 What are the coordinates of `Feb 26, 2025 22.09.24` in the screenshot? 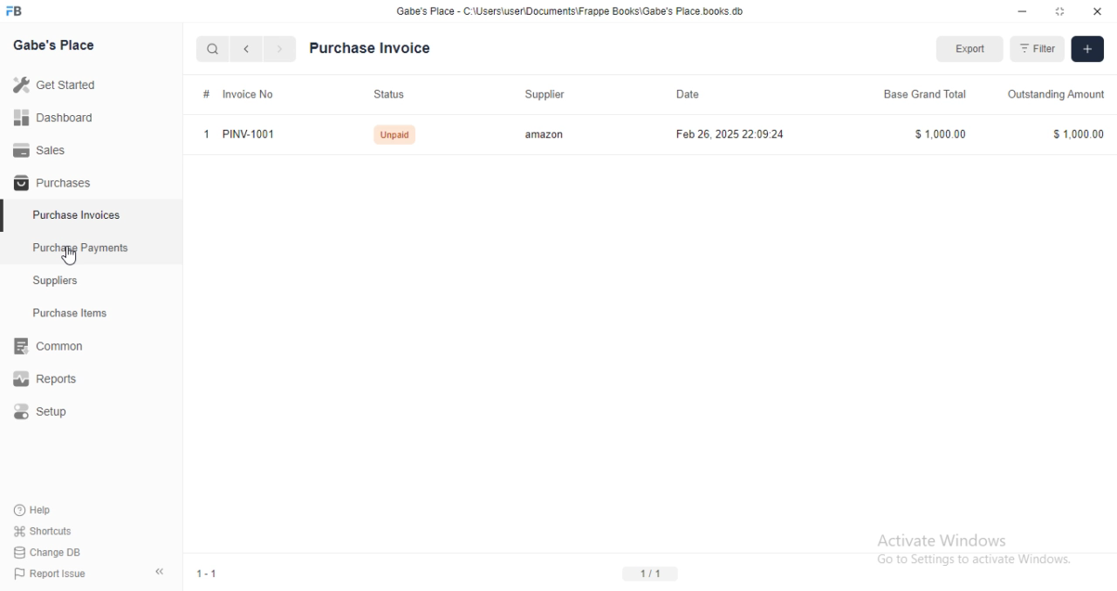 It's located at (731, 134).